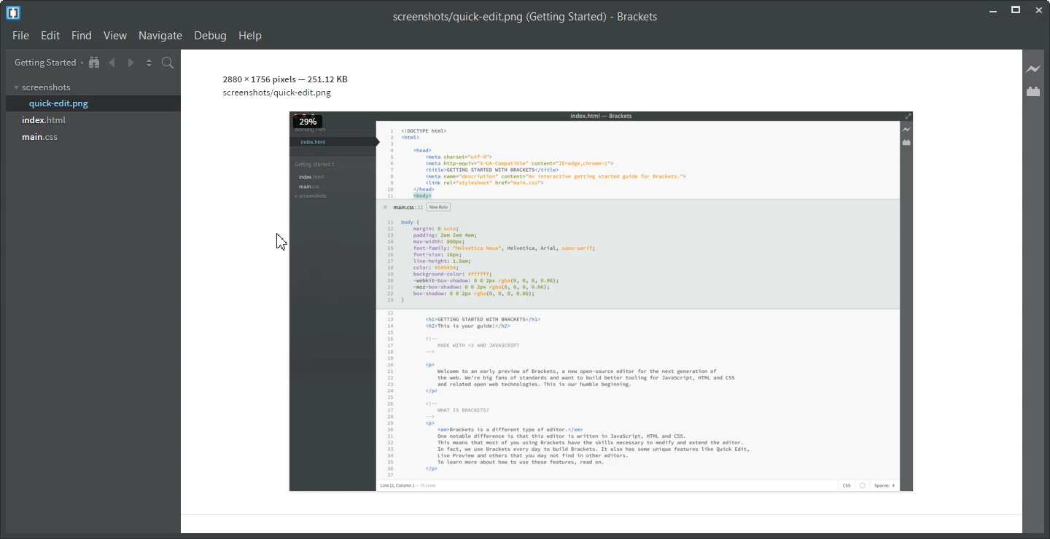  What do you see at coordinates (95, 63) in the screenshot?
I see `Show in the file Tree` at bounding box center [95, 63].